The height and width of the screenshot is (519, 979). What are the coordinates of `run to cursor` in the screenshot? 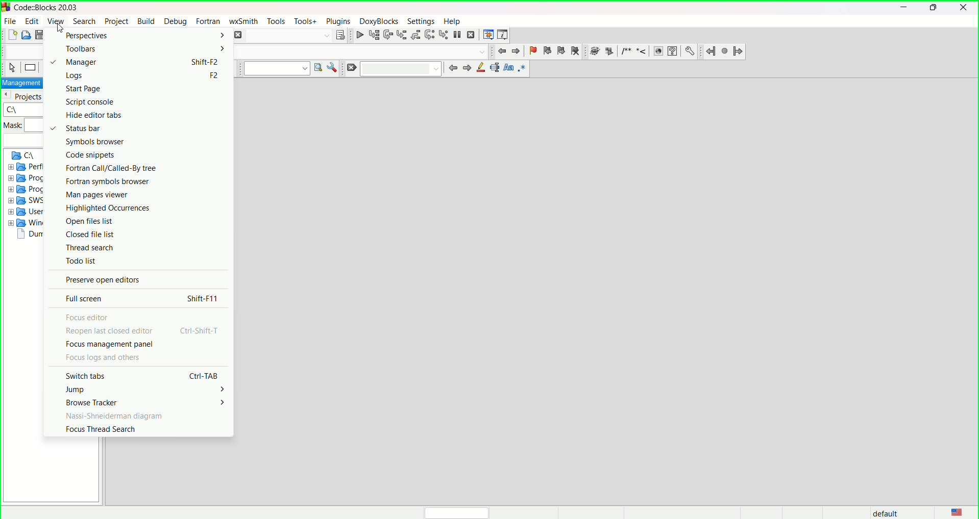 It's located at (375, 35).